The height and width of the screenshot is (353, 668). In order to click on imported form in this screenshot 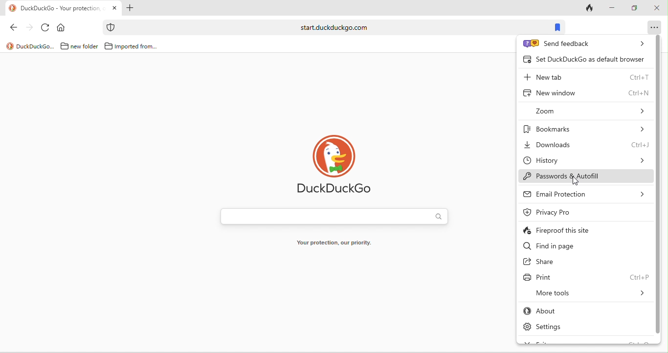, I will do `click(132, 46)`.